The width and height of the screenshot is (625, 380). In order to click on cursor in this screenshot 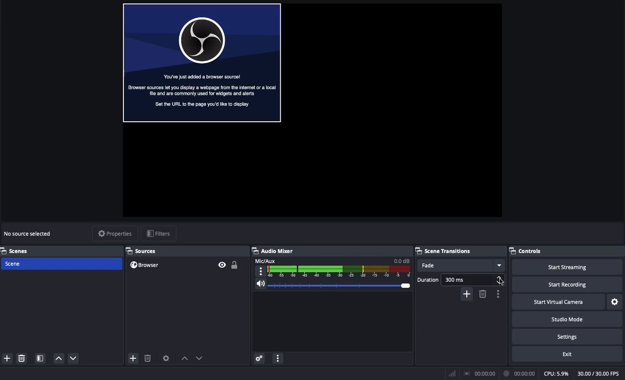, I will do `click(502, 283)`.